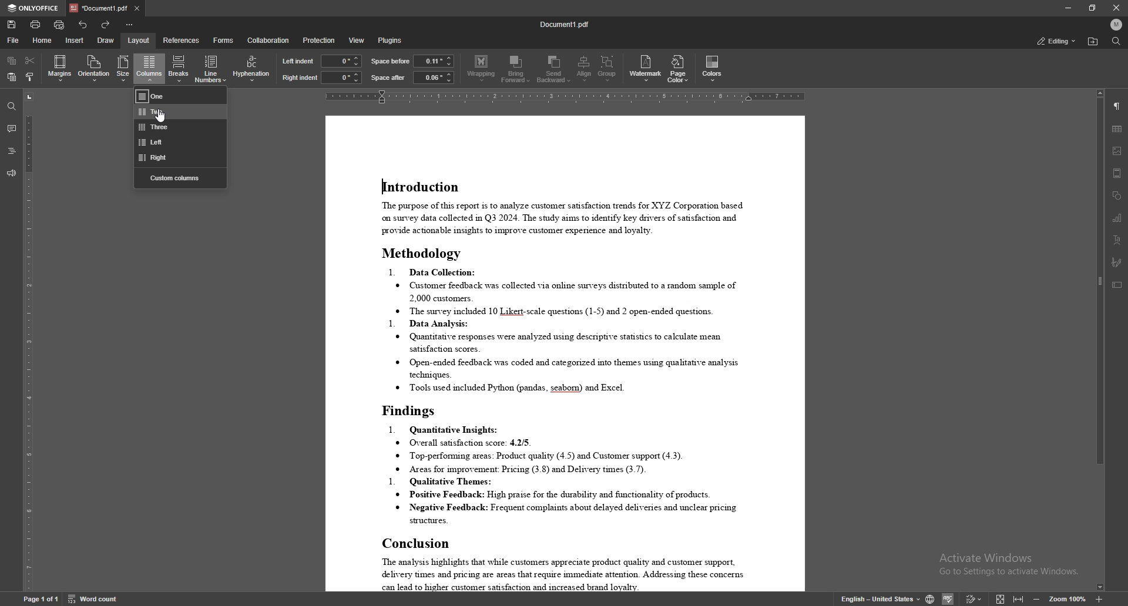  Describe the element at coordinates (139, 40) in the screenshot. I see `layout` at that location.